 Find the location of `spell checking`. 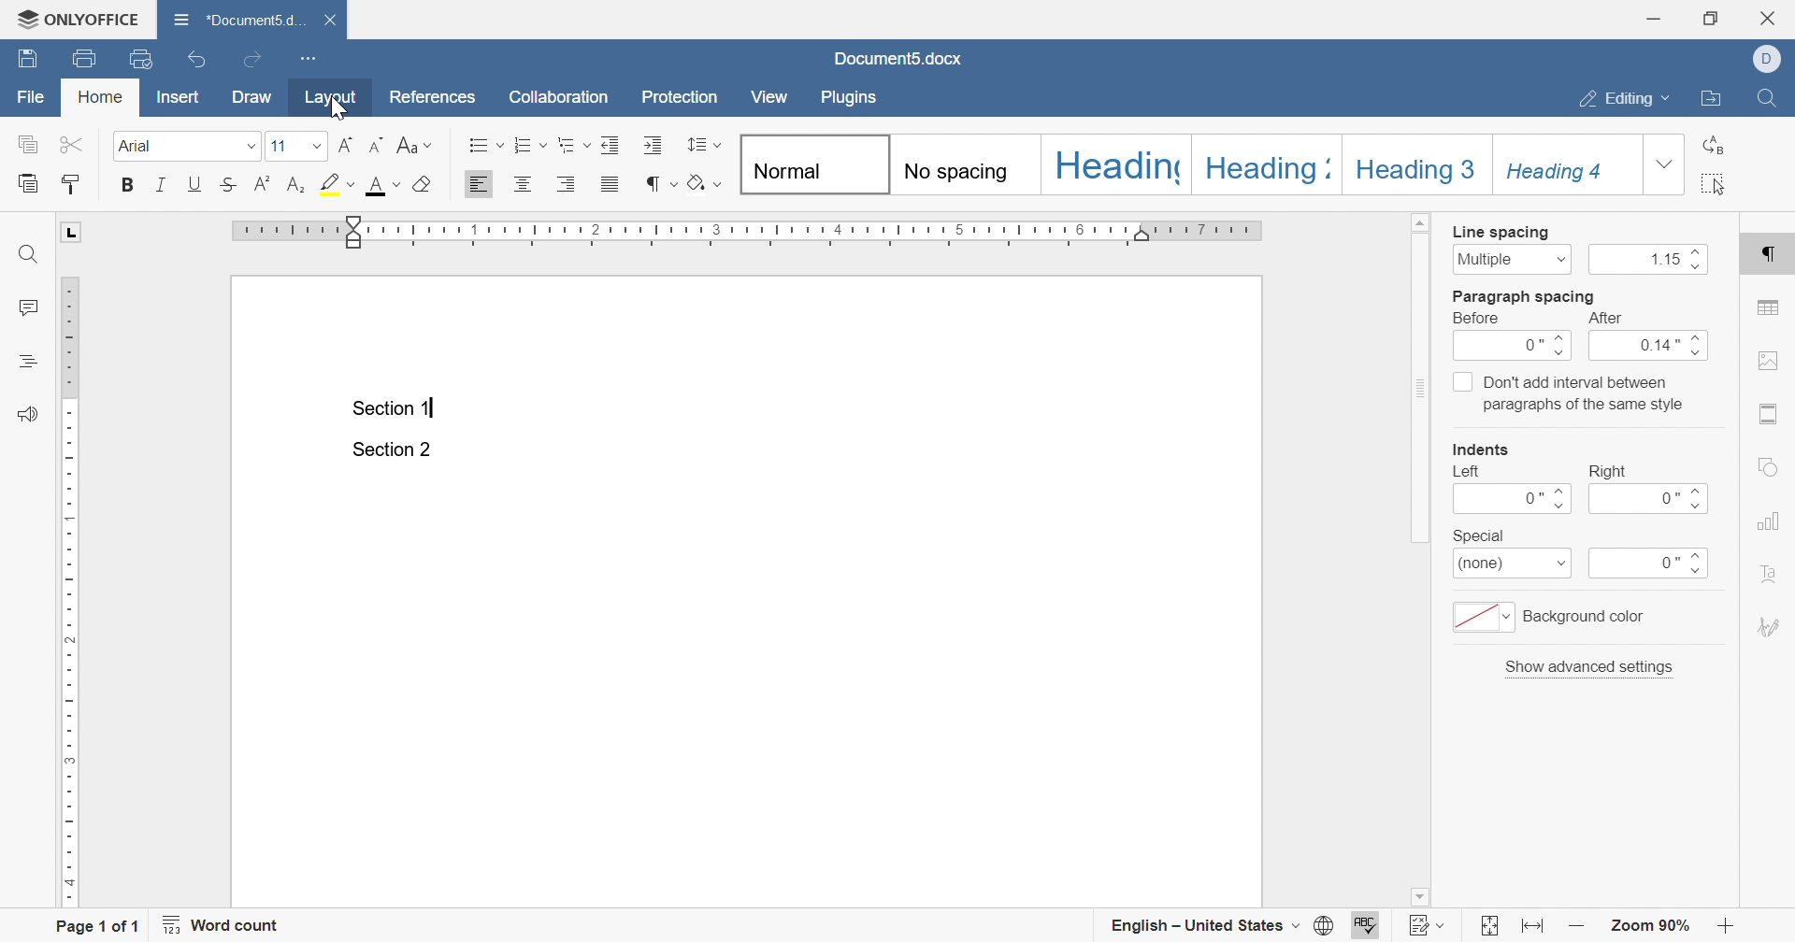

spell checking is located at coordinates (1369, 924).